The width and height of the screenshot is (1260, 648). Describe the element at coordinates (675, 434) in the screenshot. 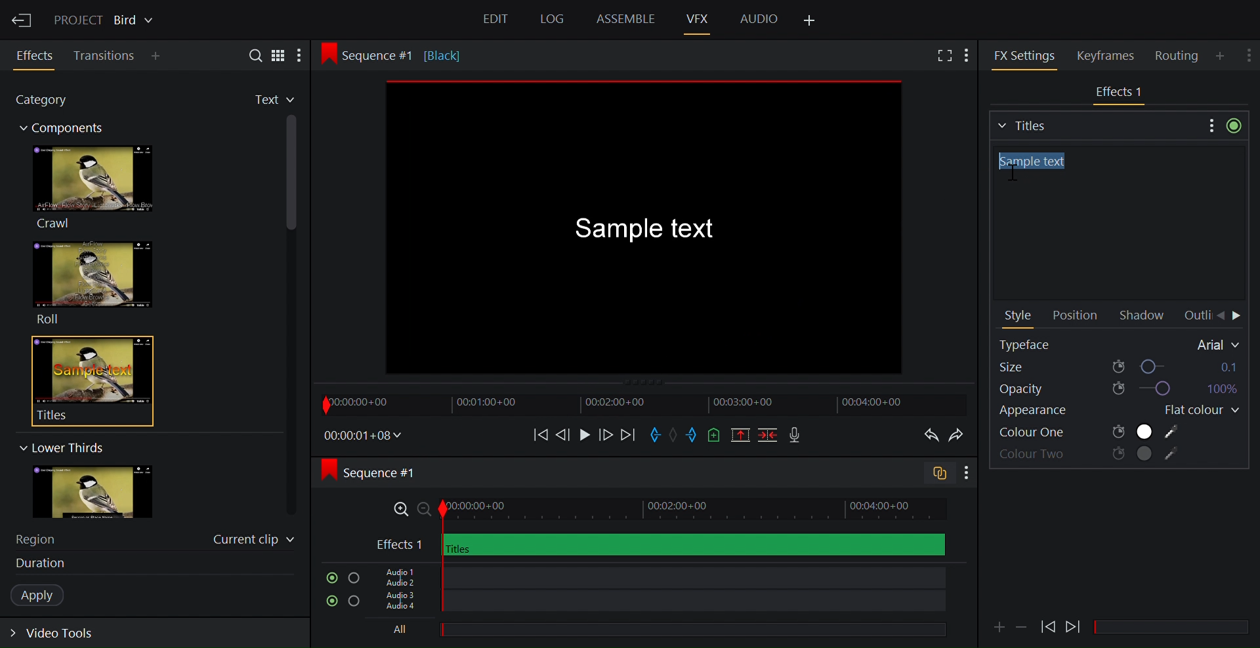

I see `Clear marks` at that location.